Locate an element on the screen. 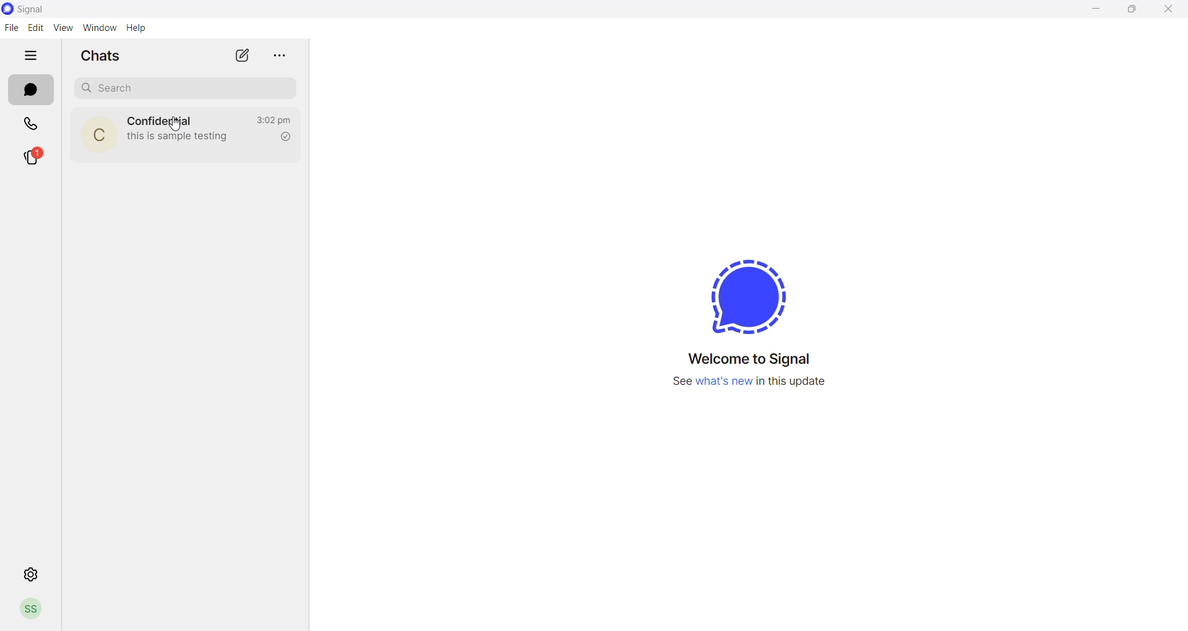 This screenshot has height=631, width=1188. contact name is located at coordinates (161, 119).